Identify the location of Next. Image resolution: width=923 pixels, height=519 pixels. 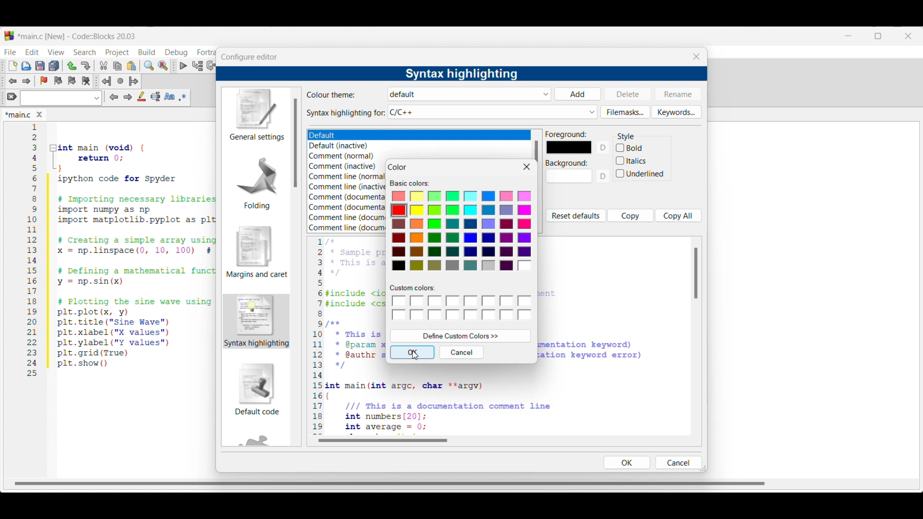
(127, 97).